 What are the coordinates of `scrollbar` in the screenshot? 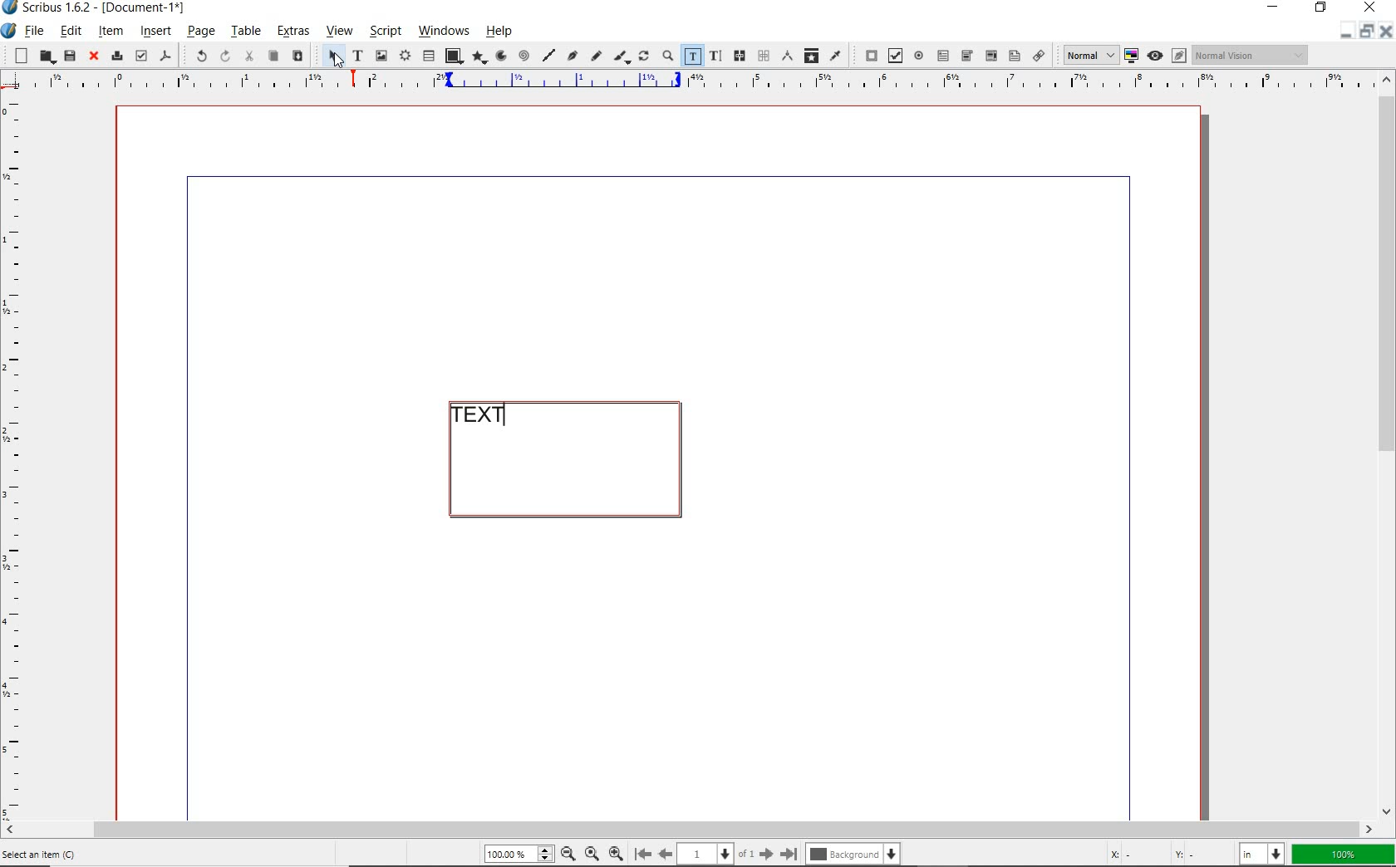 It's located at (690, 829).